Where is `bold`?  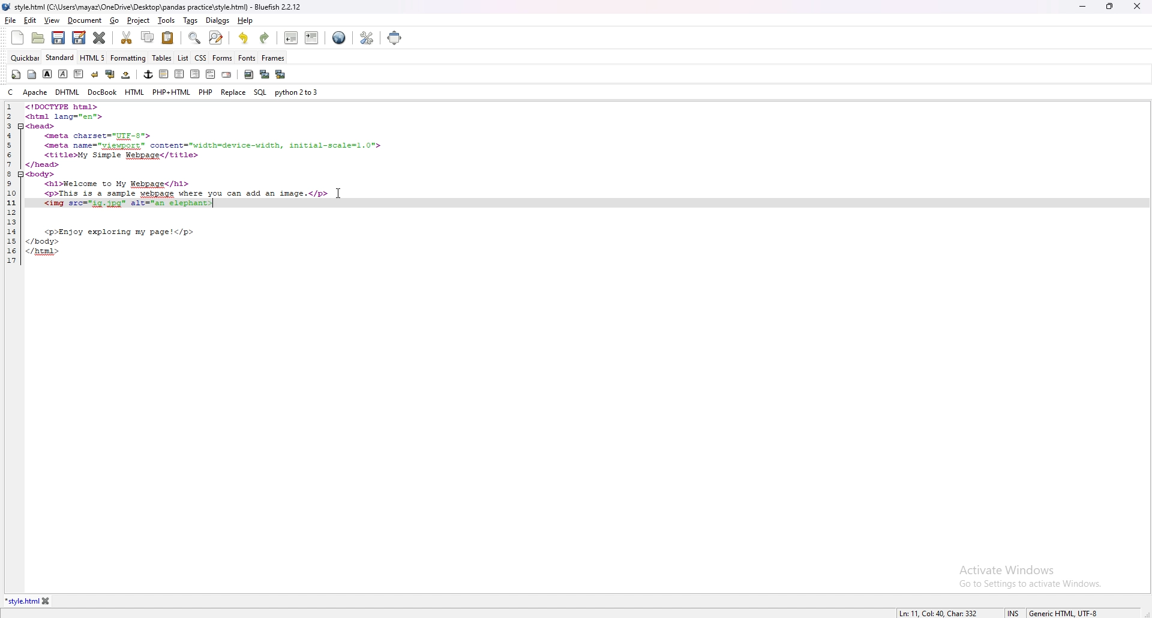 bold is located at coordinates (48, 74).